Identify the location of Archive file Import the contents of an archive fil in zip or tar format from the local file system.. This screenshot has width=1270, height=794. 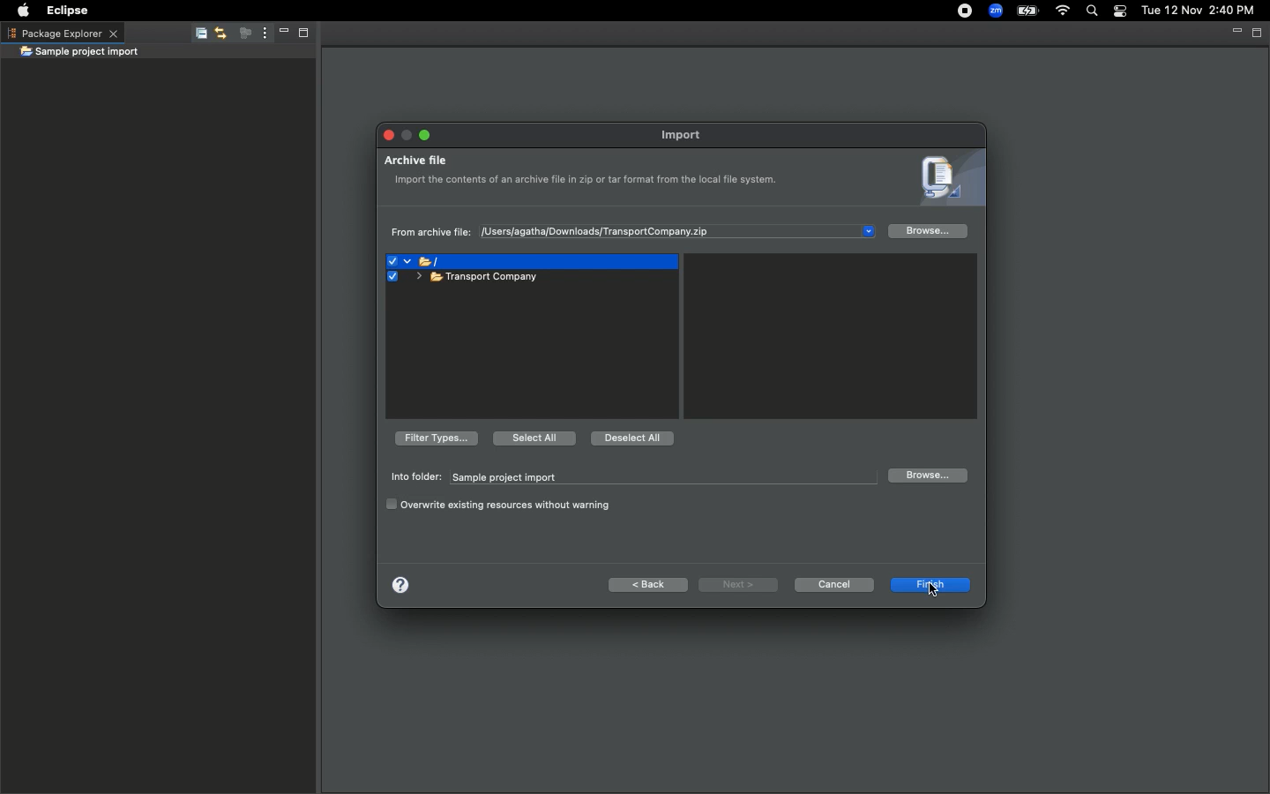
(588, 180).